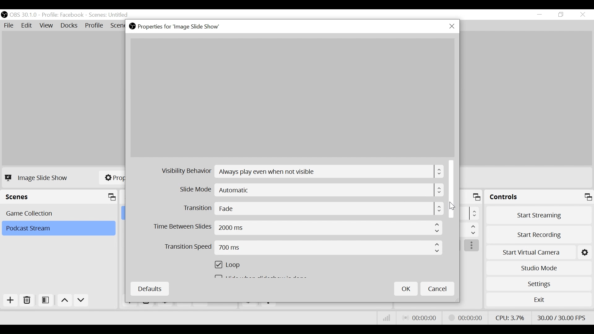 Image resolution: width=594 pixels, height=334 pixels. I want to click on Bitrate, so click(387, 318).